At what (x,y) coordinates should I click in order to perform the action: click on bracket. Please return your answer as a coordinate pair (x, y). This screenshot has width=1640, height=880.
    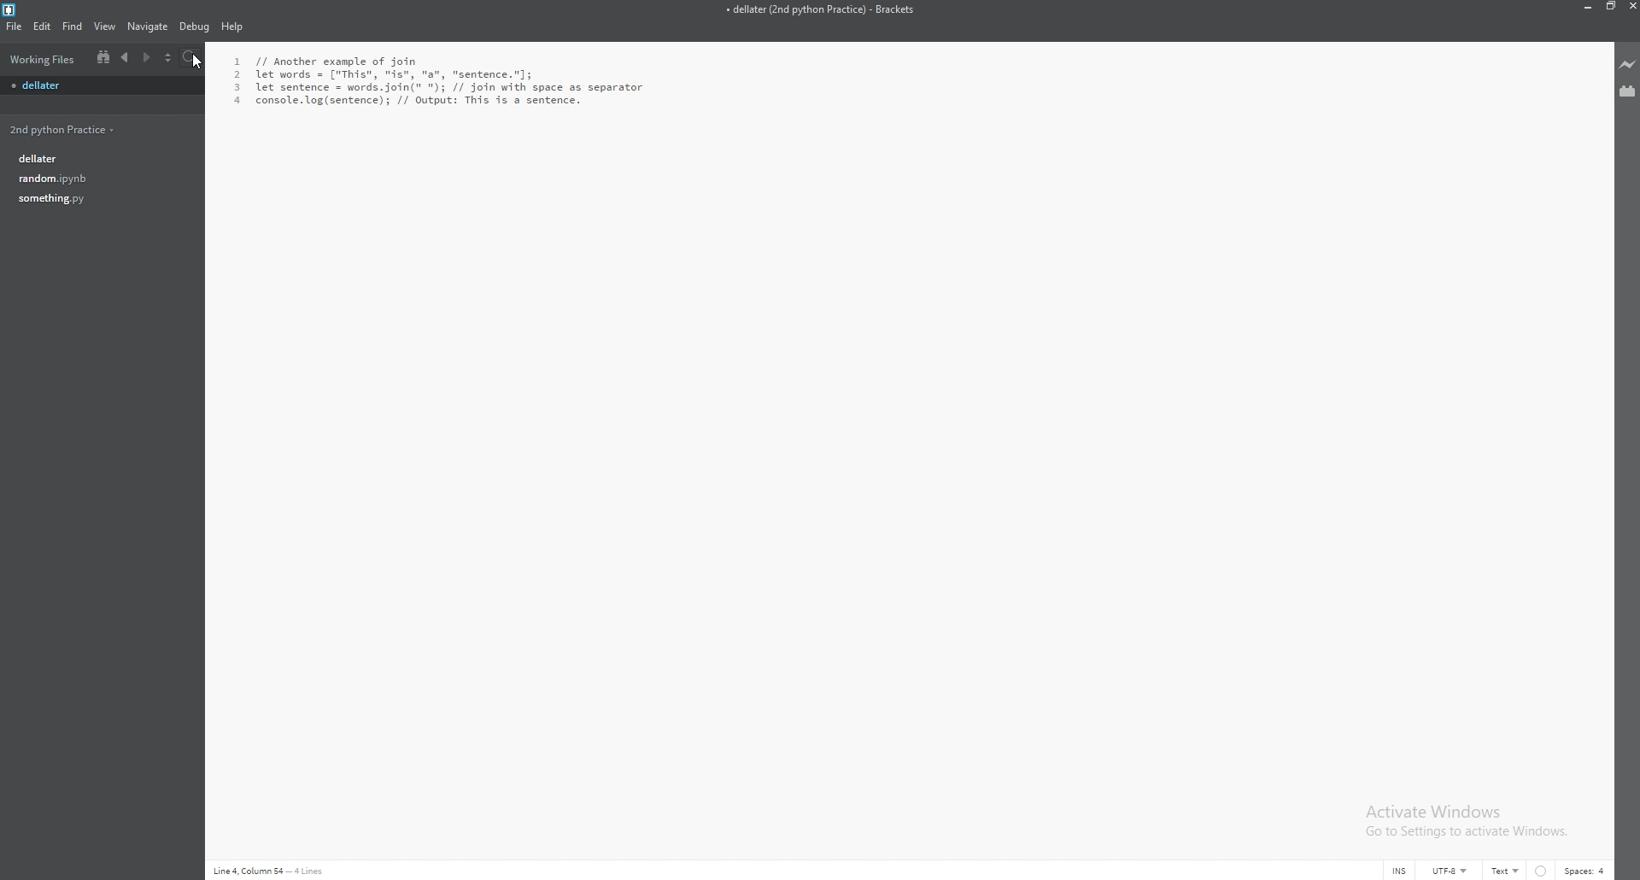
    Looking at the image, I should click on (12, 9).